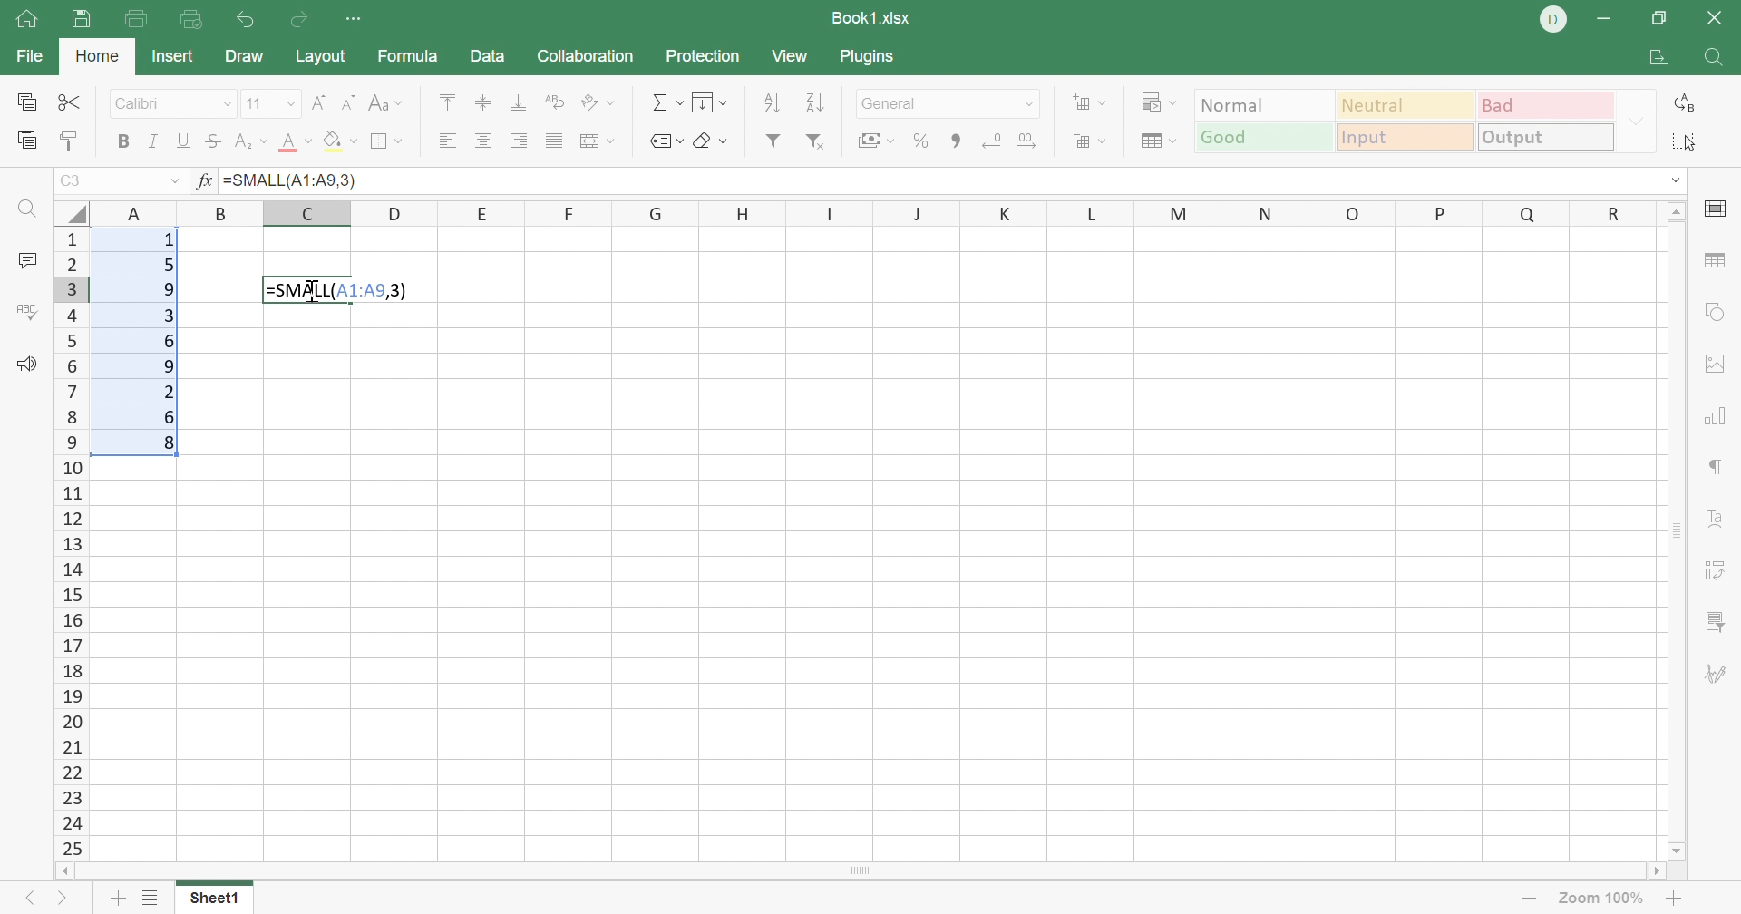 The image size is (1741, 914). What do you see at coordinates (1544, 136) in the screenshot?
I see `Output` at bounding box center [1544, 136].